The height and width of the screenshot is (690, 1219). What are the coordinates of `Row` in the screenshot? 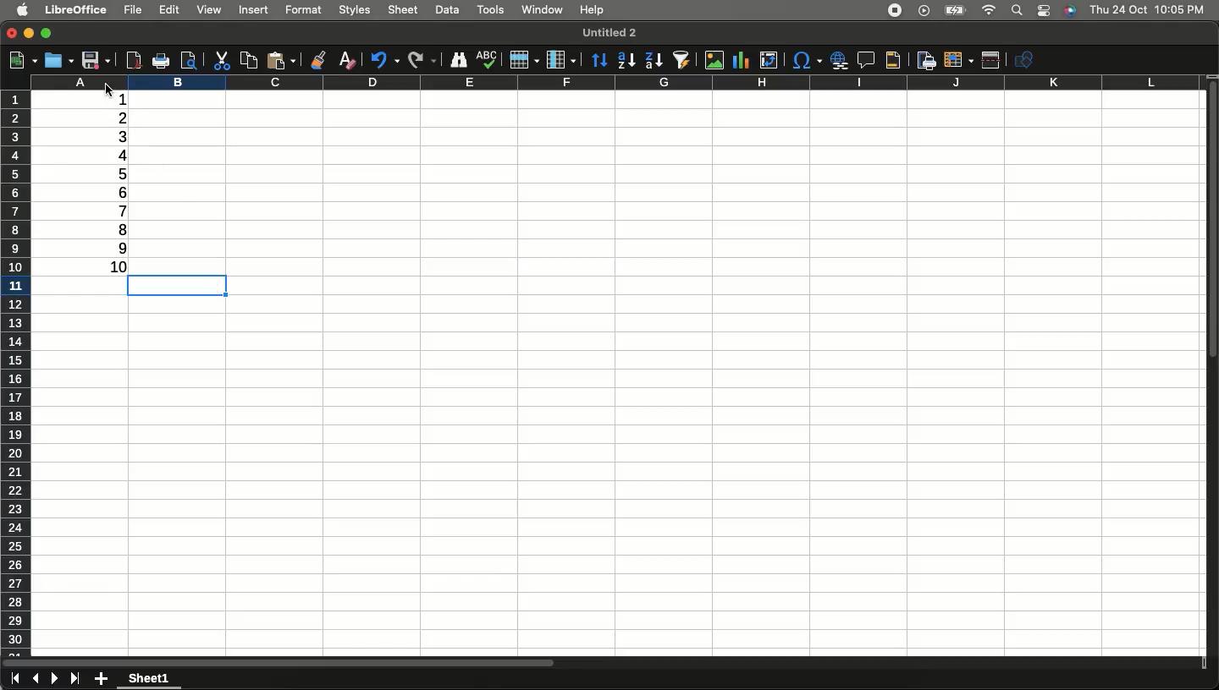 It's located at (524, 59).